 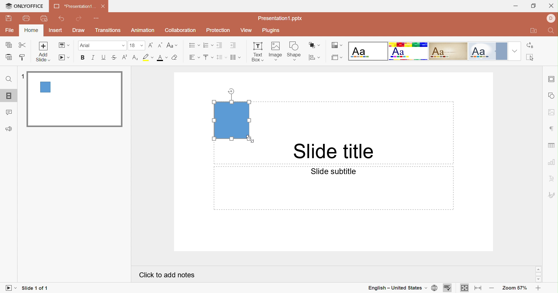 What do you see at coordinates (314, 59) in the screenshot?
I see `Align shape` at bounding box center [314, 59].